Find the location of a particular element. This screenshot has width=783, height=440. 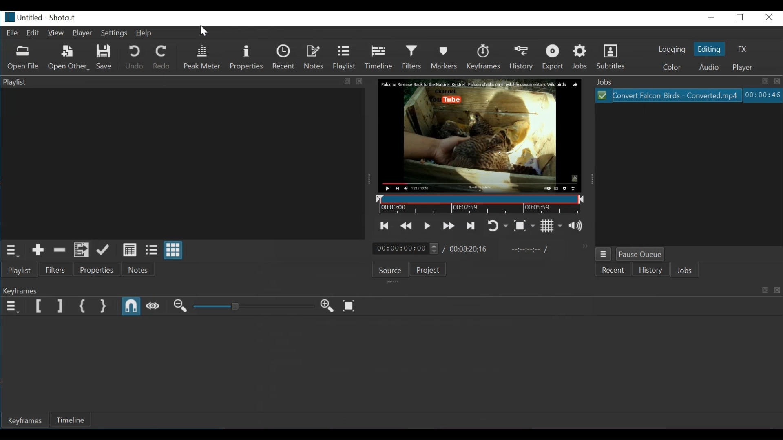

Show the volume control is located at coordinates (578, 226).